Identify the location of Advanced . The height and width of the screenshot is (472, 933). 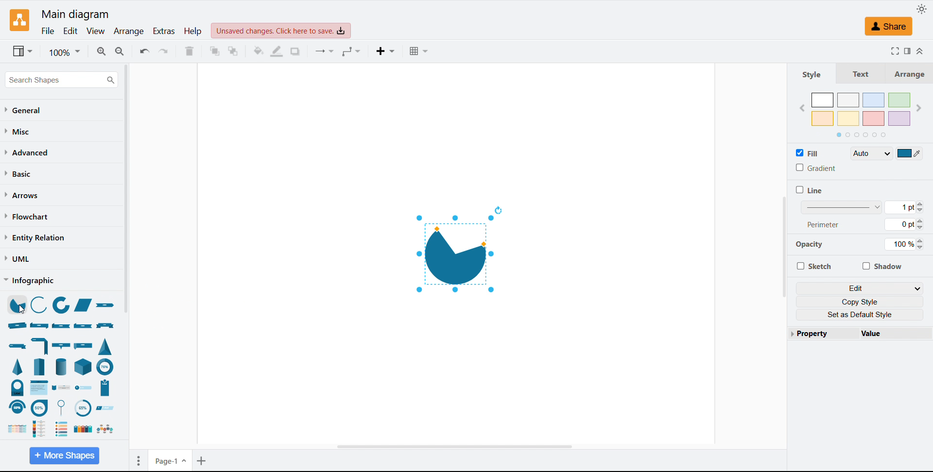
(27, 152).